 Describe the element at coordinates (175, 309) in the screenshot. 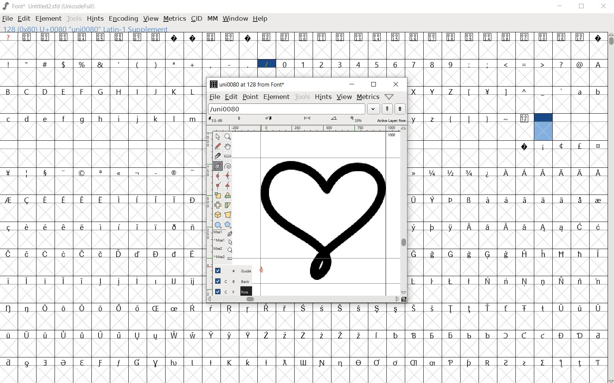

I see `glyph` at that location.